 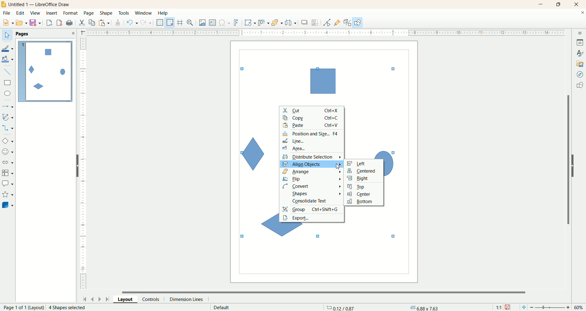 What do you see at coordinates (337, 23) in the screenshot?
I see `gluepoint function` at bounding box center [337, 23].